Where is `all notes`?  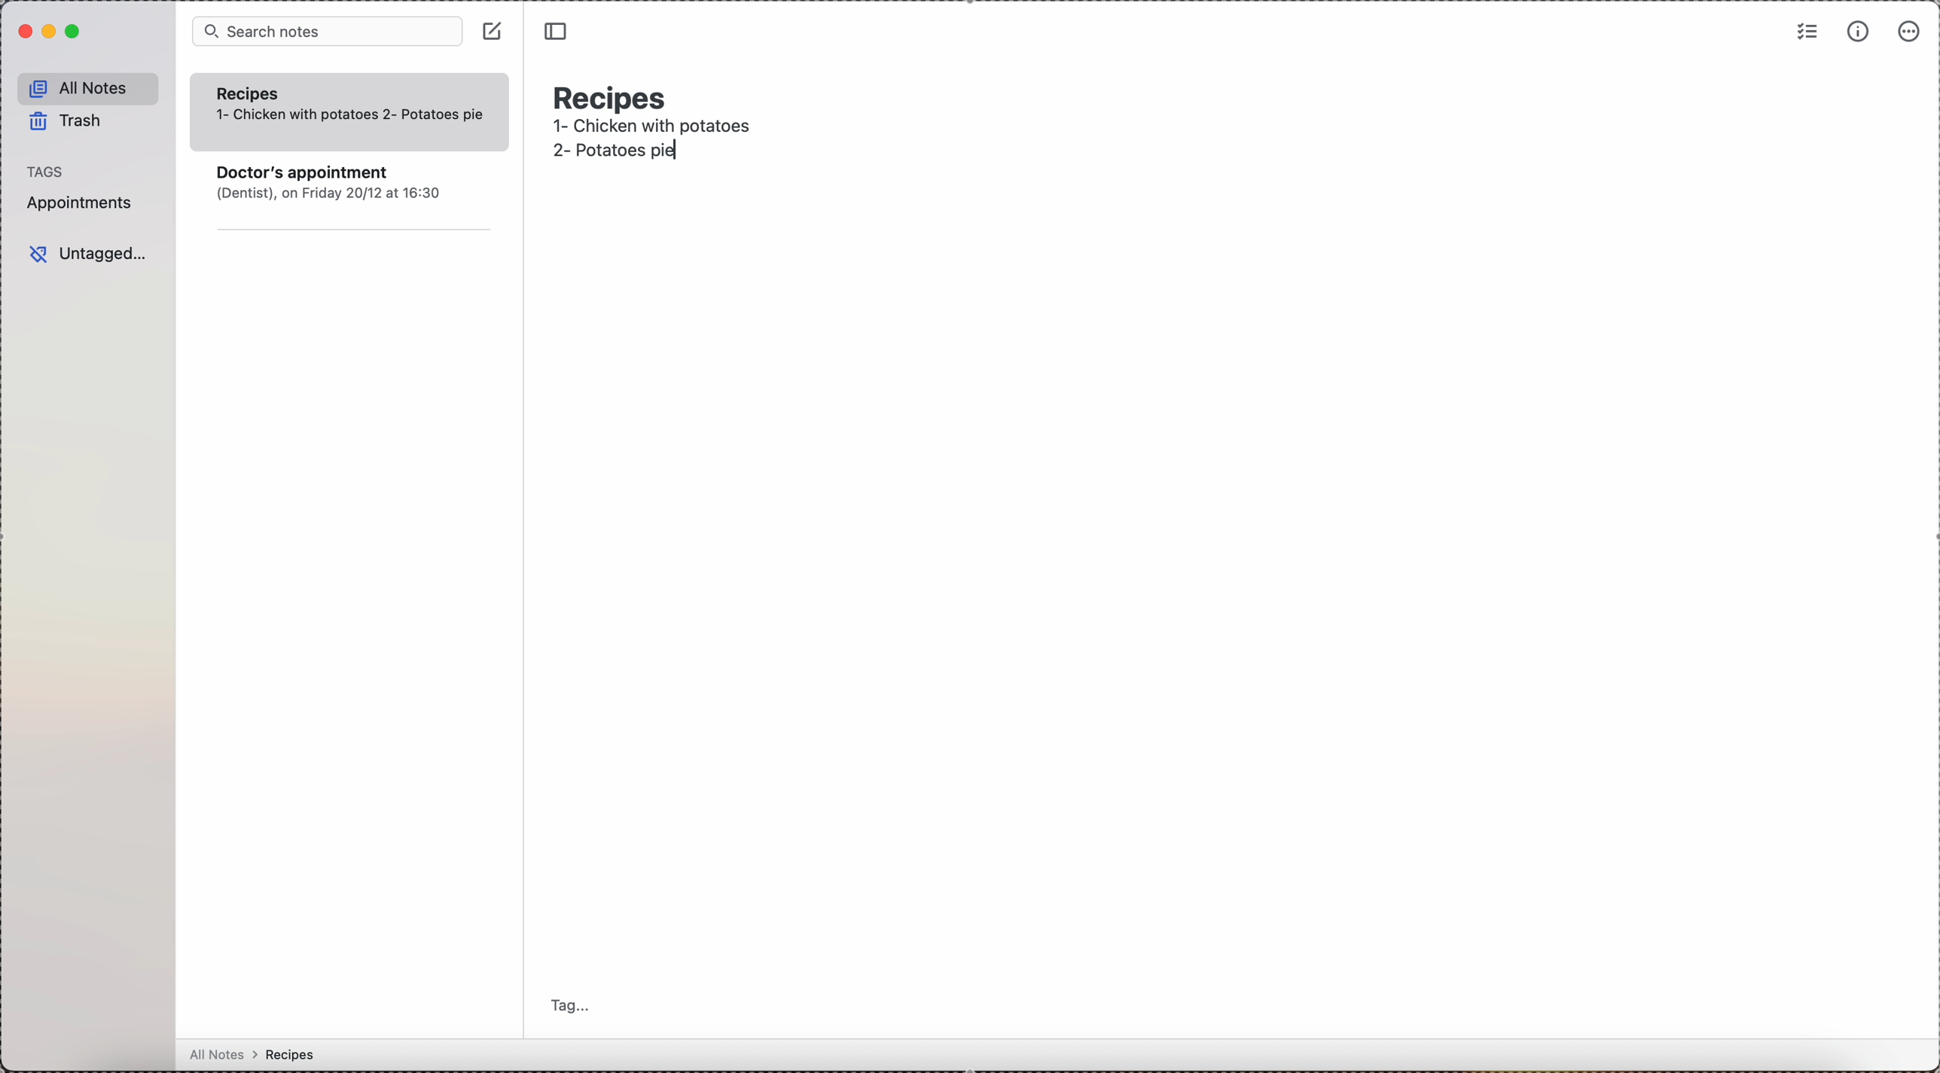
all notes is located at coordinates (88, 87).